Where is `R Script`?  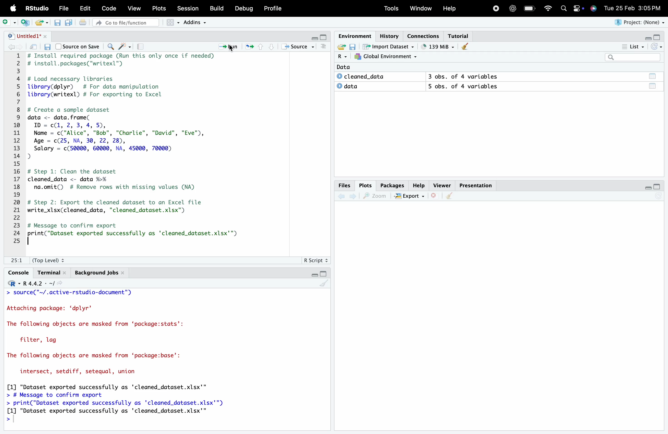 R Script is located at coordinates (316, 259).